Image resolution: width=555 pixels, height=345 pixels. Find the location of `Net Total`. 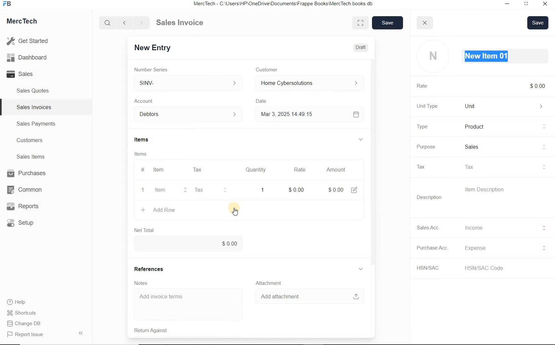

Net Total is located at coordinates (144, 230).